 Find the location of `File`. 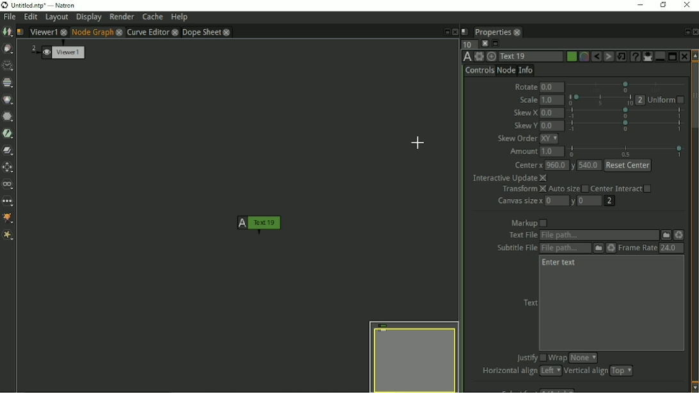

File is located at coordinates (10, 17).